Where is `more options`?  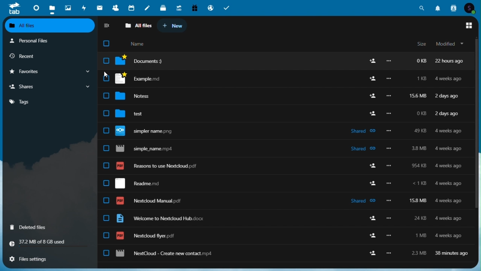 more options is located at coordinates (389, 79).